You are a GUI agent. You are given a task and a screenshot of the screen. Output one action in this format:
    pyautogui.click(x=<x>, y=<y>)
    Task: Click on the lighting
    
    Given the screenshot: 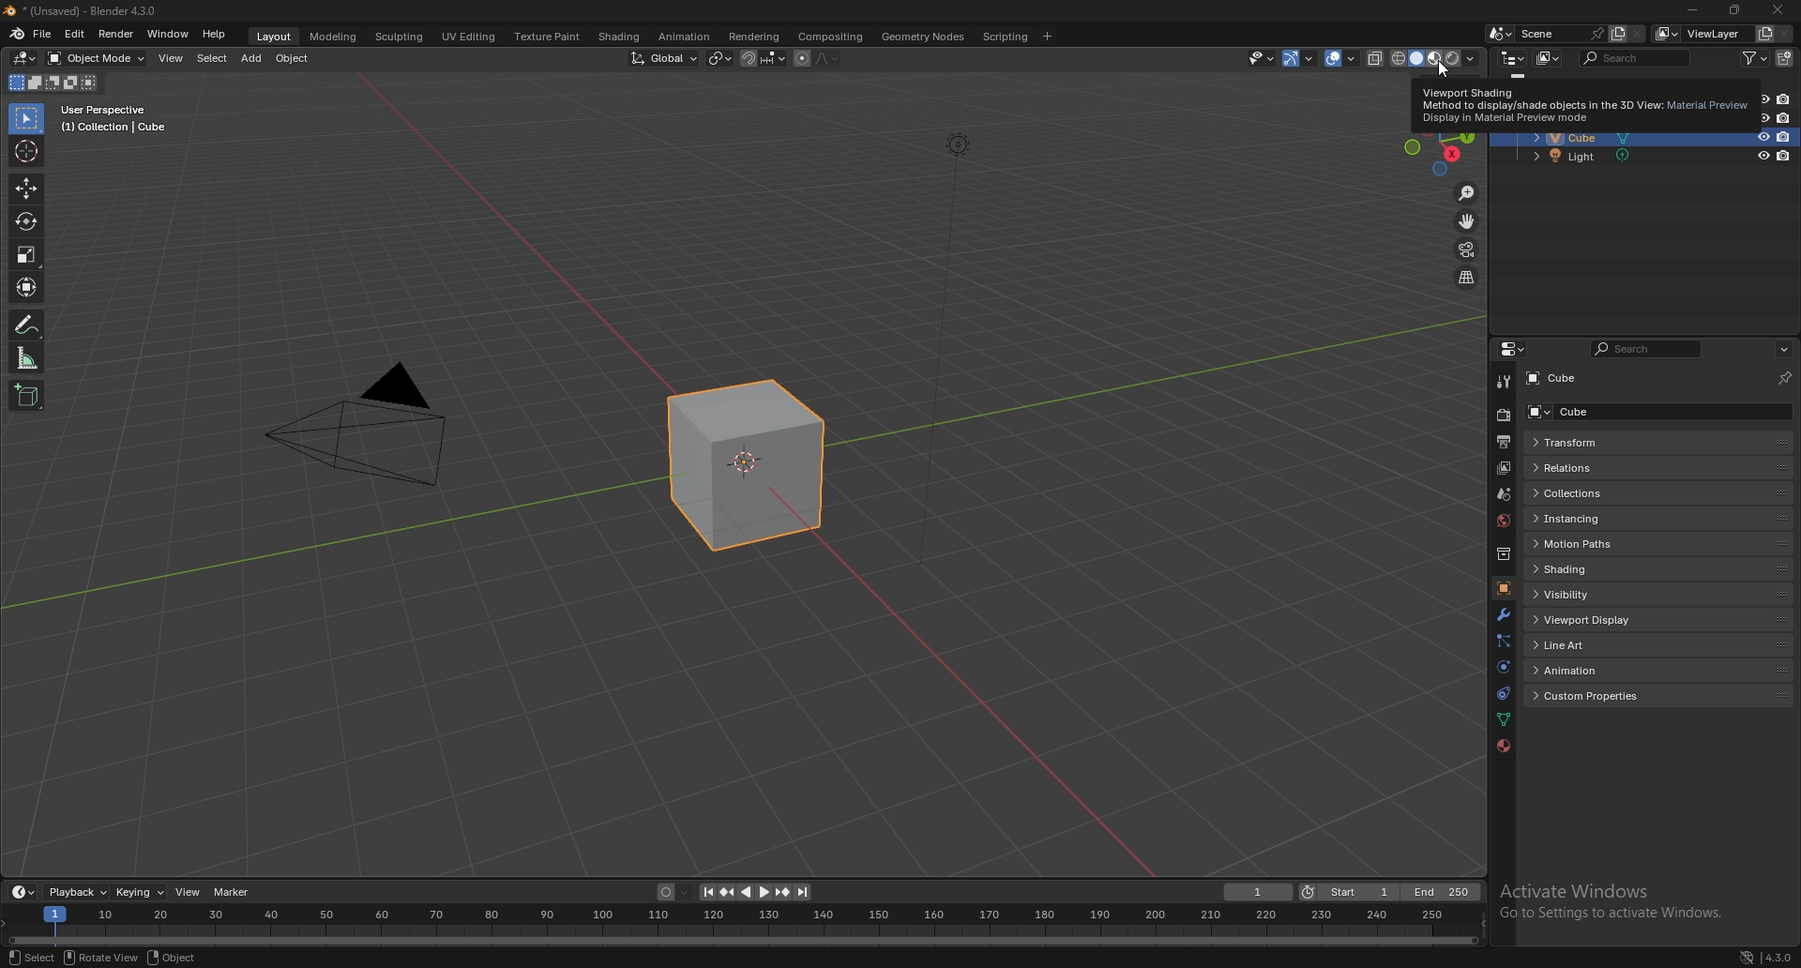 What is the action you would take?
    pyautogui.click(x=958, y=145)
    